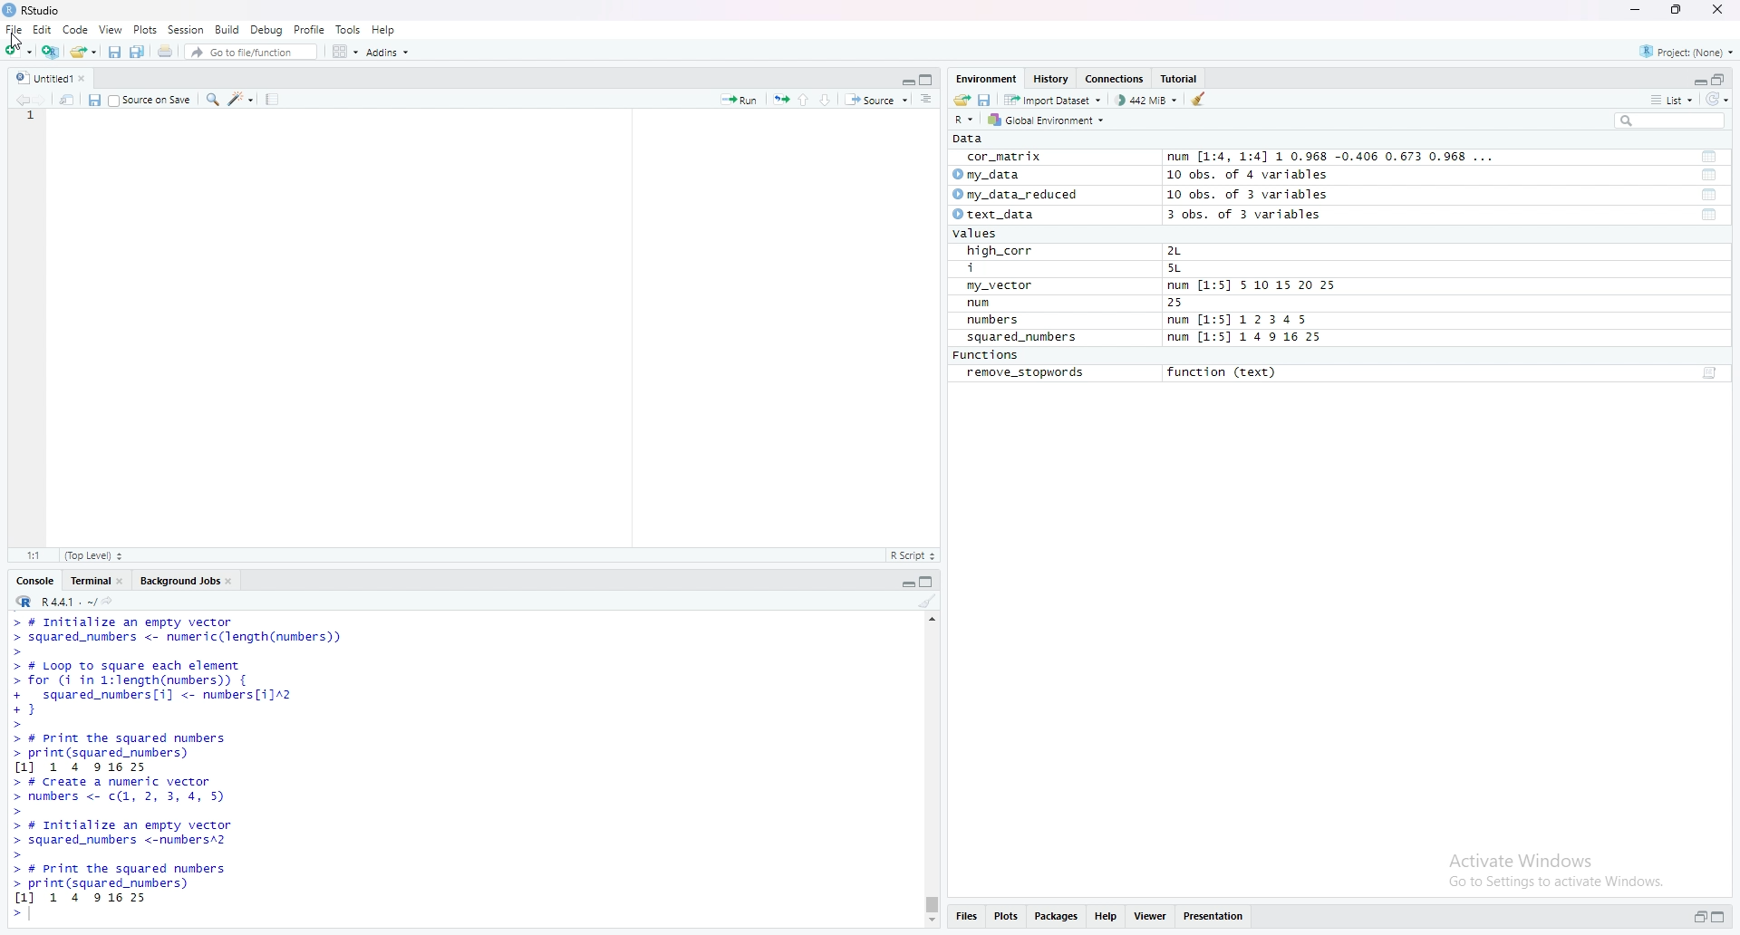 This screenshot has height=935, width=1740. I want to click on re-run the previoud code region, so click(780, 100).